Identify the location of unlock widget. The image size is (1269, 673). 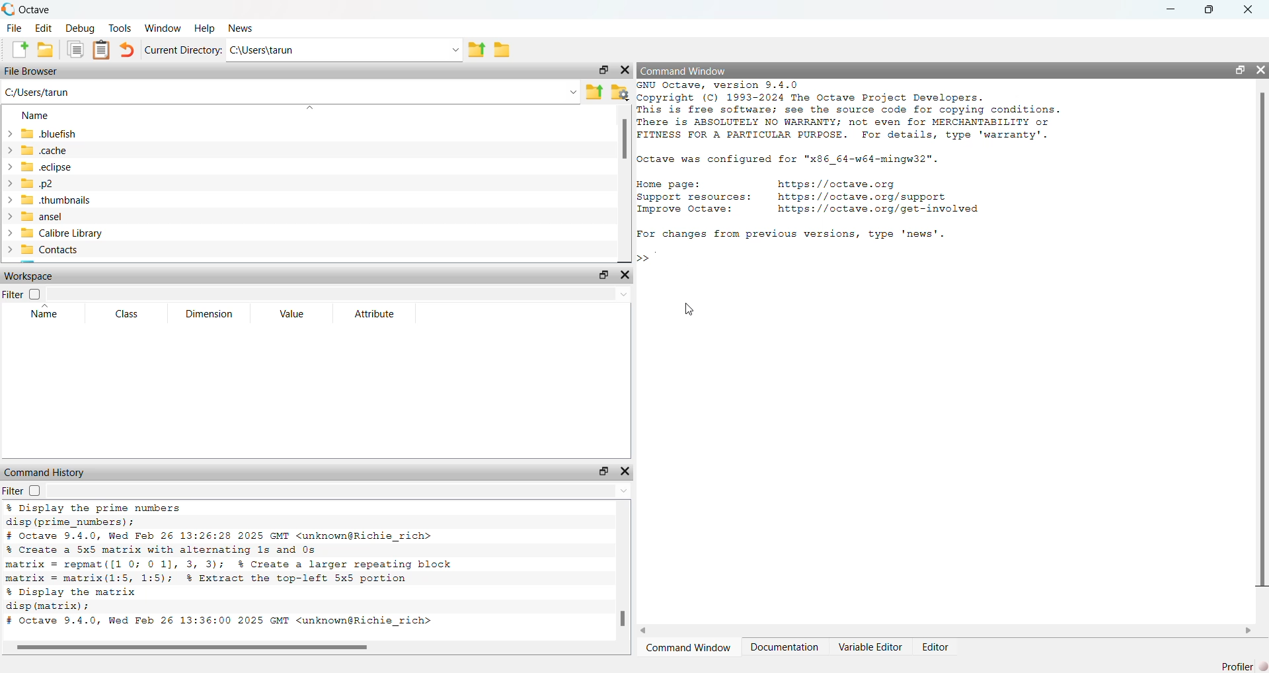
(1241, 69).